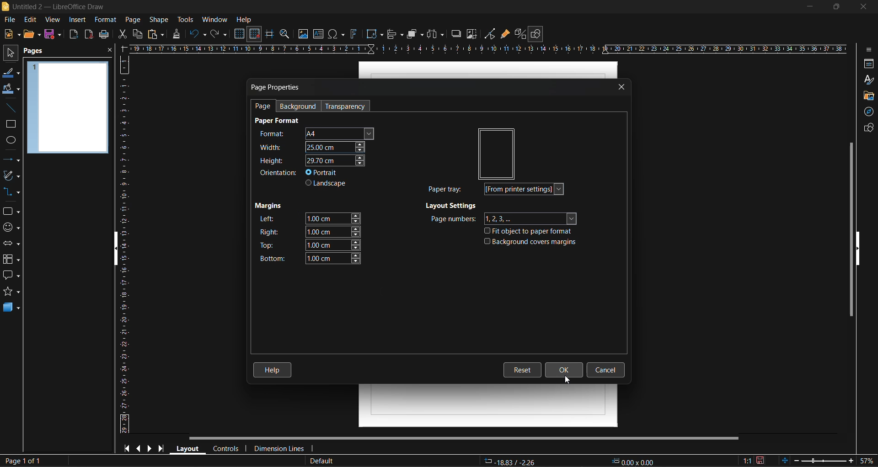 This screenshot has width=878, height=467. What do you see at coordinates (524, 369) in the screenshot?
I see `reset` at bounding box center [524, 369].